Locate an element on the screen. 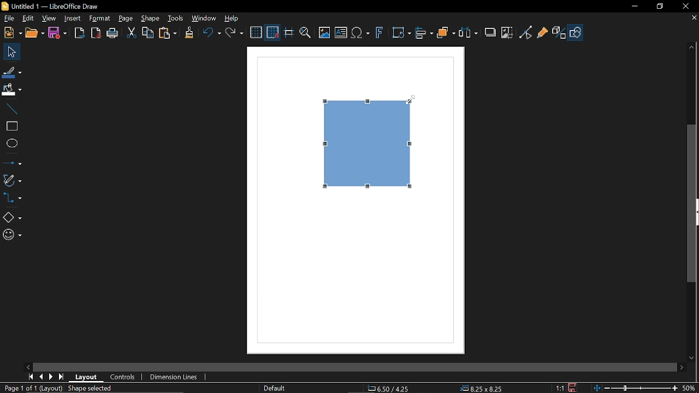 The height and width of the screenshot is (393, 699). Line color is located at coordinates (11, 70).